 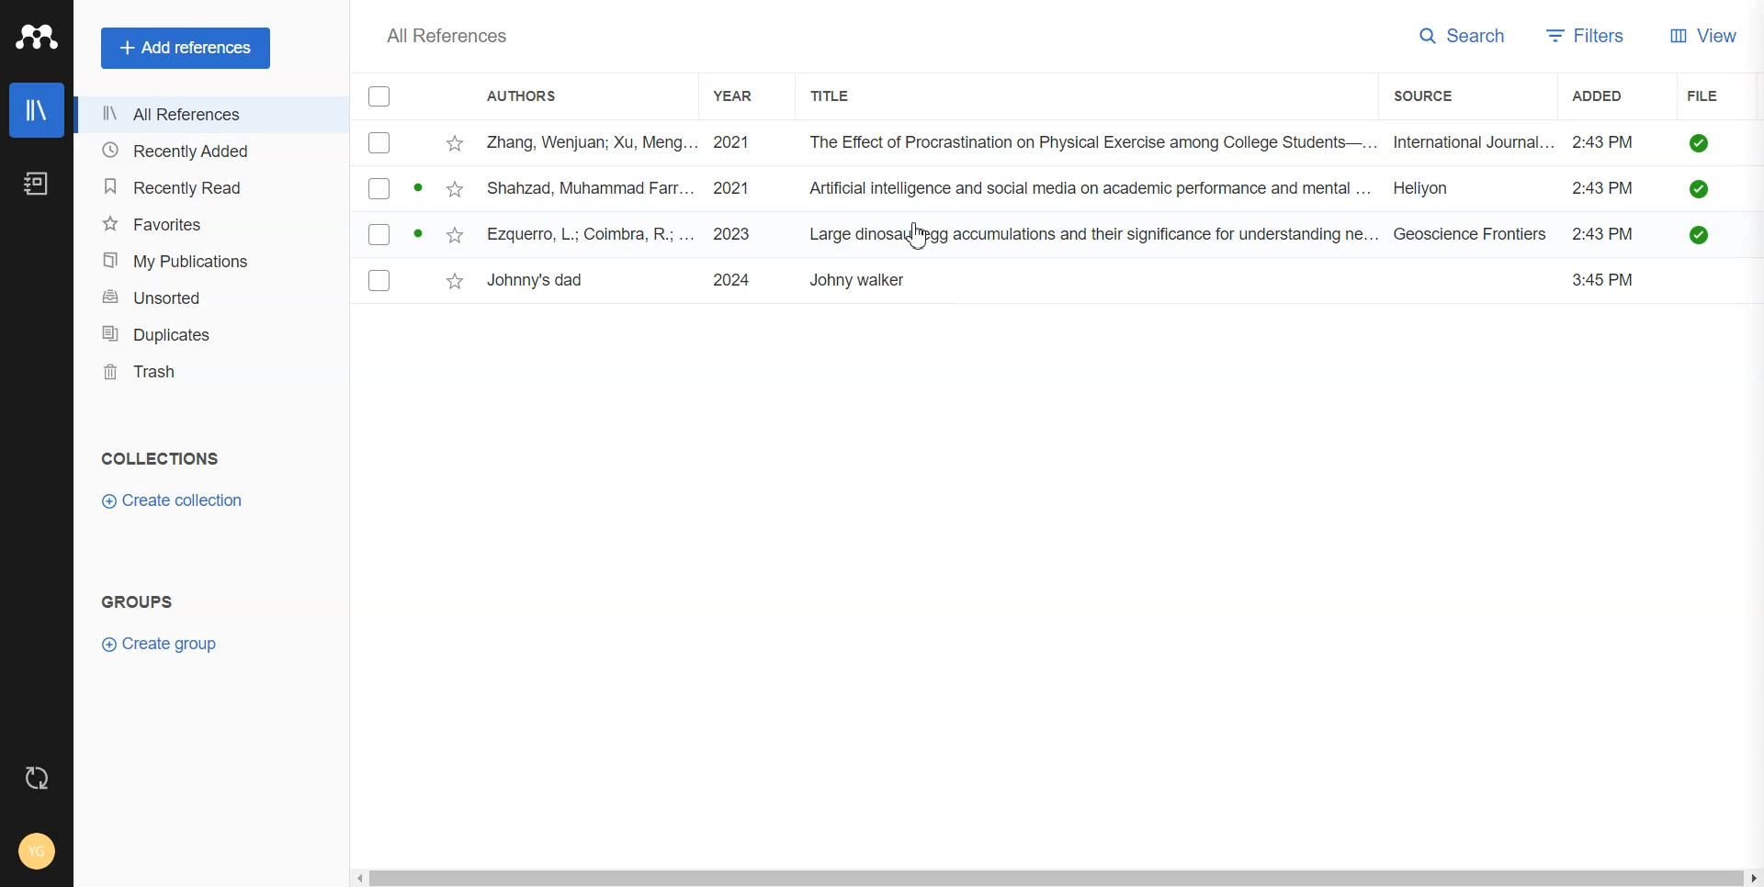 What do you see at coordinates (1608, 187) in the screenshot?
I see `2:43 PM` at bounding box center [1608, 187].